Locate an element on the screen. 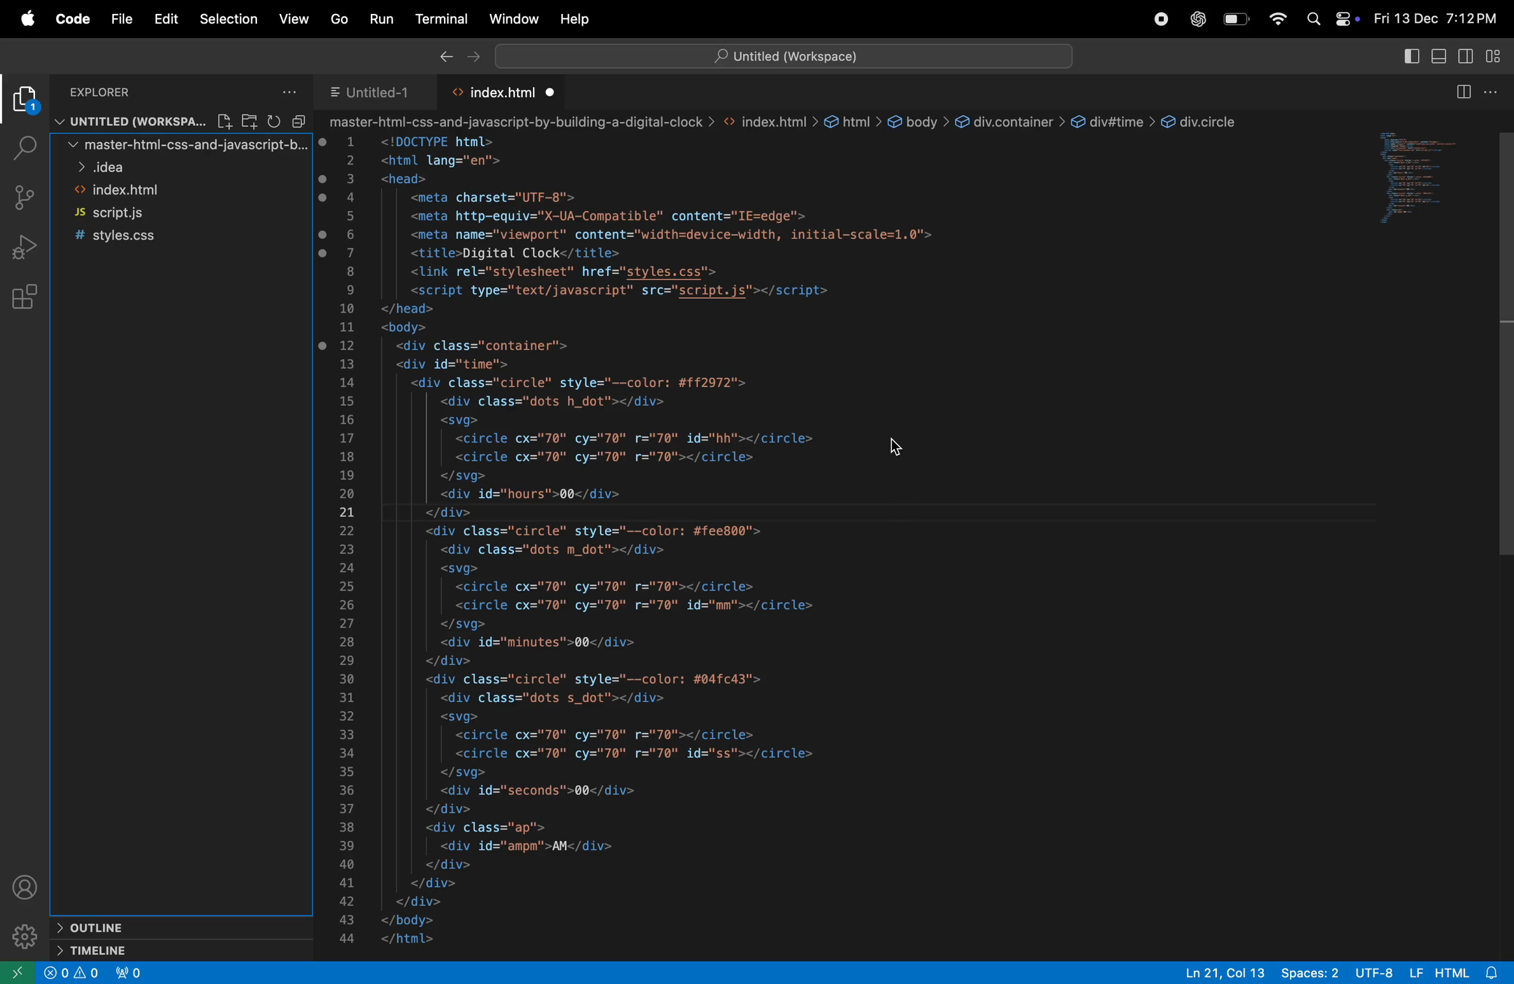 The width and height of the screenshot is (1514, 984). date and time is located at coordinates (1434, 20).